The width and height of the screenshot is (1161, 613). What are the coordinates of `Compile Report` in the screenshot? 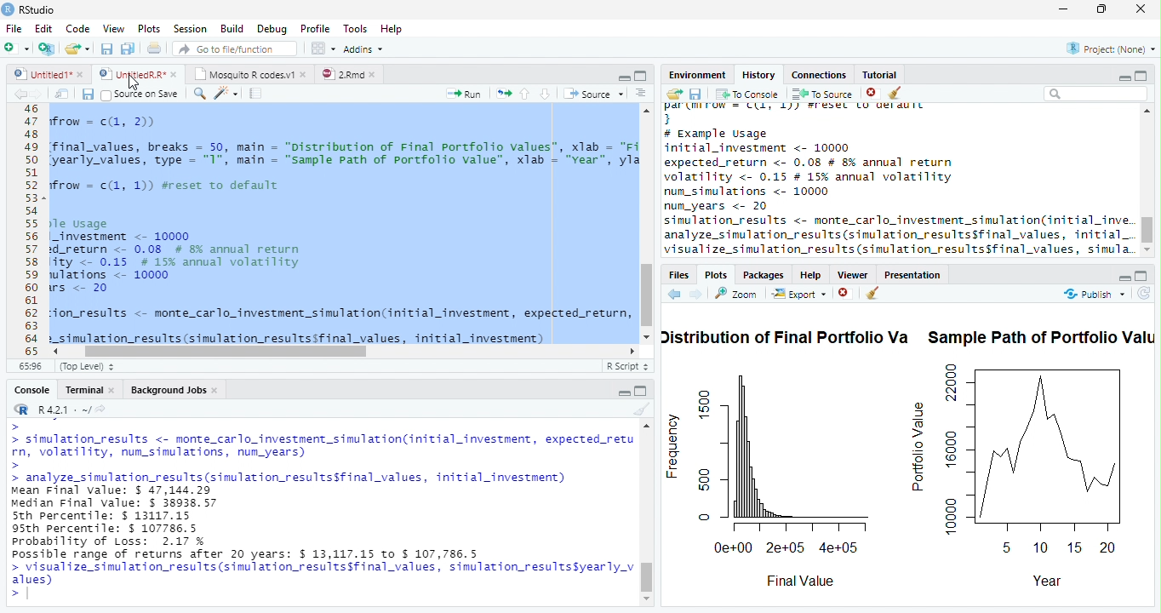 It's located at (258, 94).